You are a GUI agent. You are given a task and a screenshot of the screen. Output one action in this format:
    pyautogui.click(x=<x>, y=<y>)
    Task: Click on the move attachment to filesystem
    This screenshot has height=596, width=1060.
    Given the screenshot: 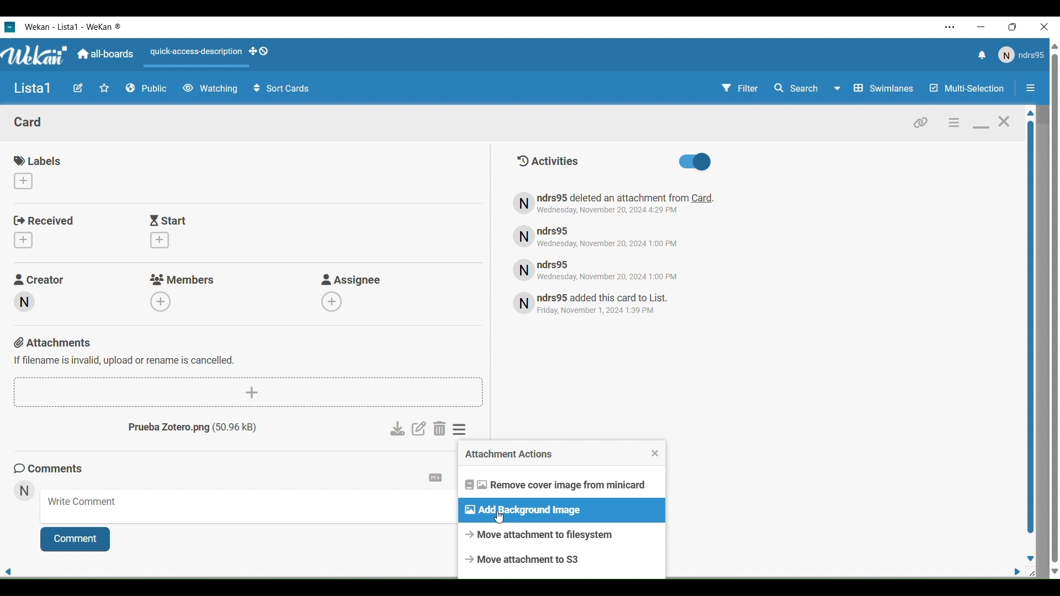 What is the action you would take?
    pyautogui.click(x=561, y=535)
    